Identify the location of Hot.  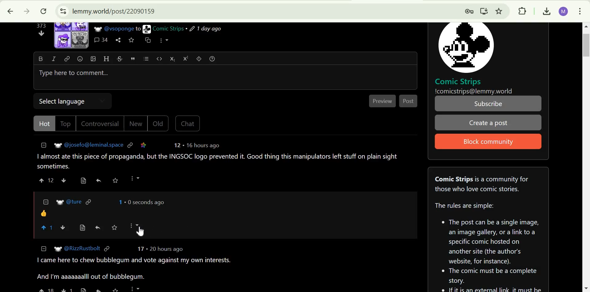
(45, 124).